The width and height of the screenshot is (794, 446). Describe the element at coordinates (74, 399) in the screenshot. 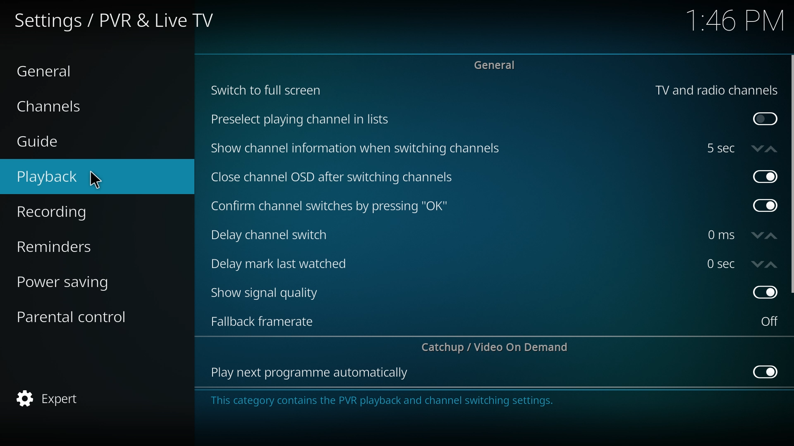

I see `expert` at that location.